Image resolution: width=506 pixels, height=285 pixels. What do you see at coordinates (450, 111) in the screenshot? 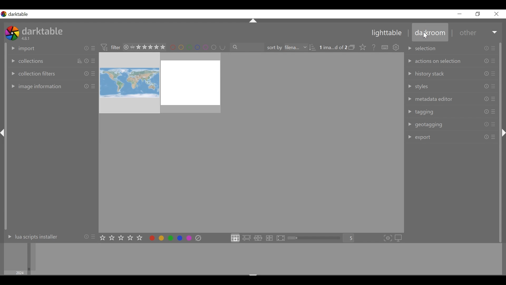
I see `tagging` at bounding box center [450, 111].